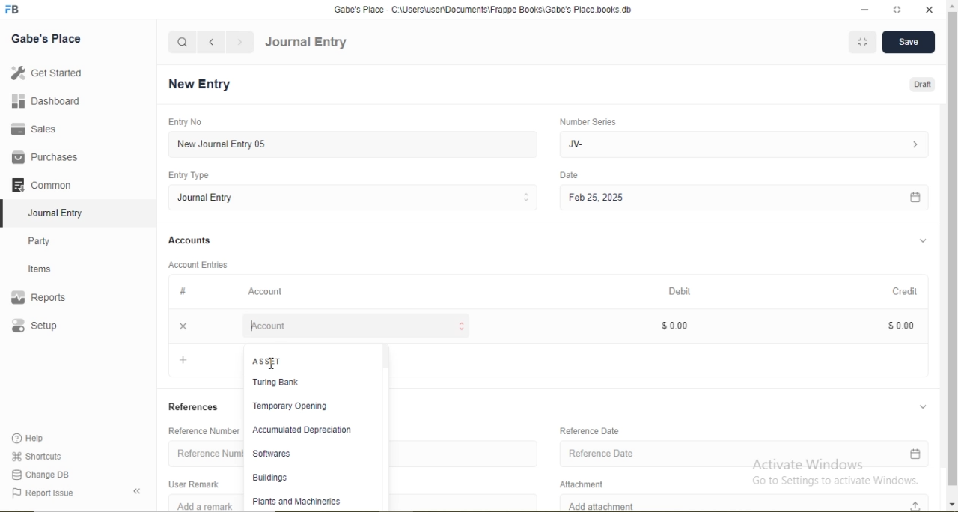 This screenshot has width=958, height=512. I want to click on Gabe's Place - C:\Users\useriDocuments\Frappe Books\Gabe's Place books.db, so click(490, 9).